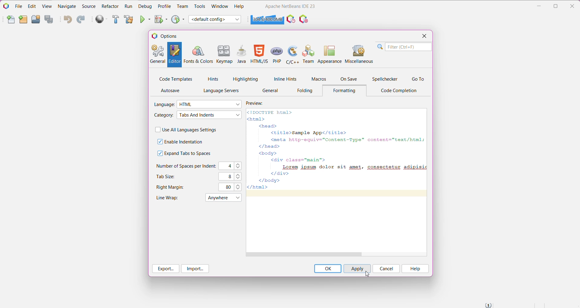 The image size is (580, 308). Describe the element at coordinates (276, 174) in the screenshot. I see `</div>` at that location.